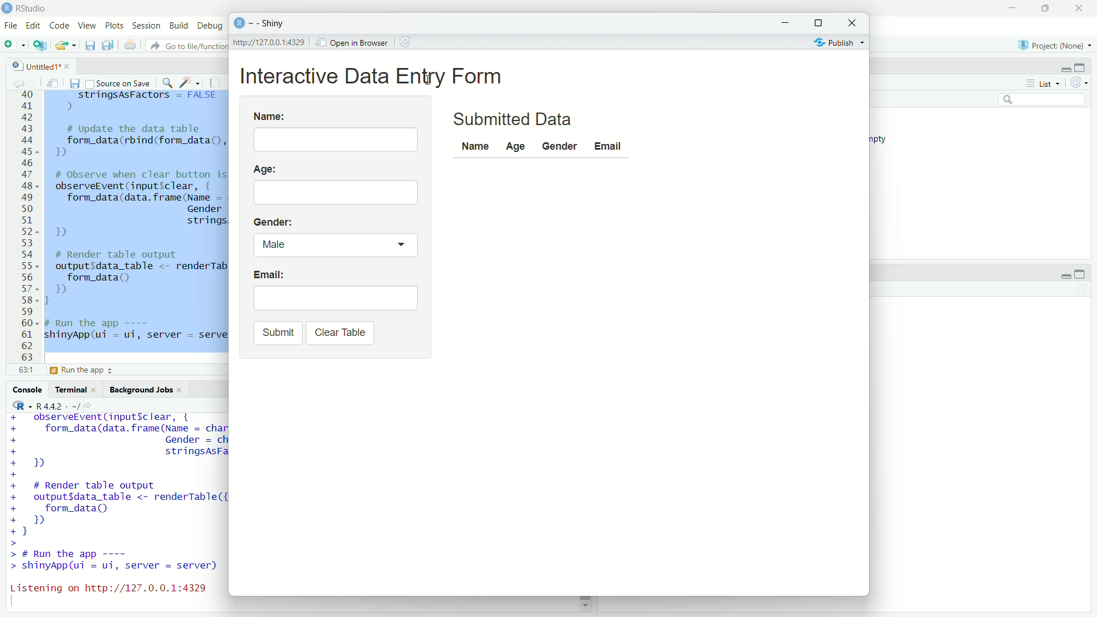 This screenshot has width=1097, height=617. What do you see at coordinates (517, 145) in the screenshot?
I see `Age` at bounding box center [517, 145].